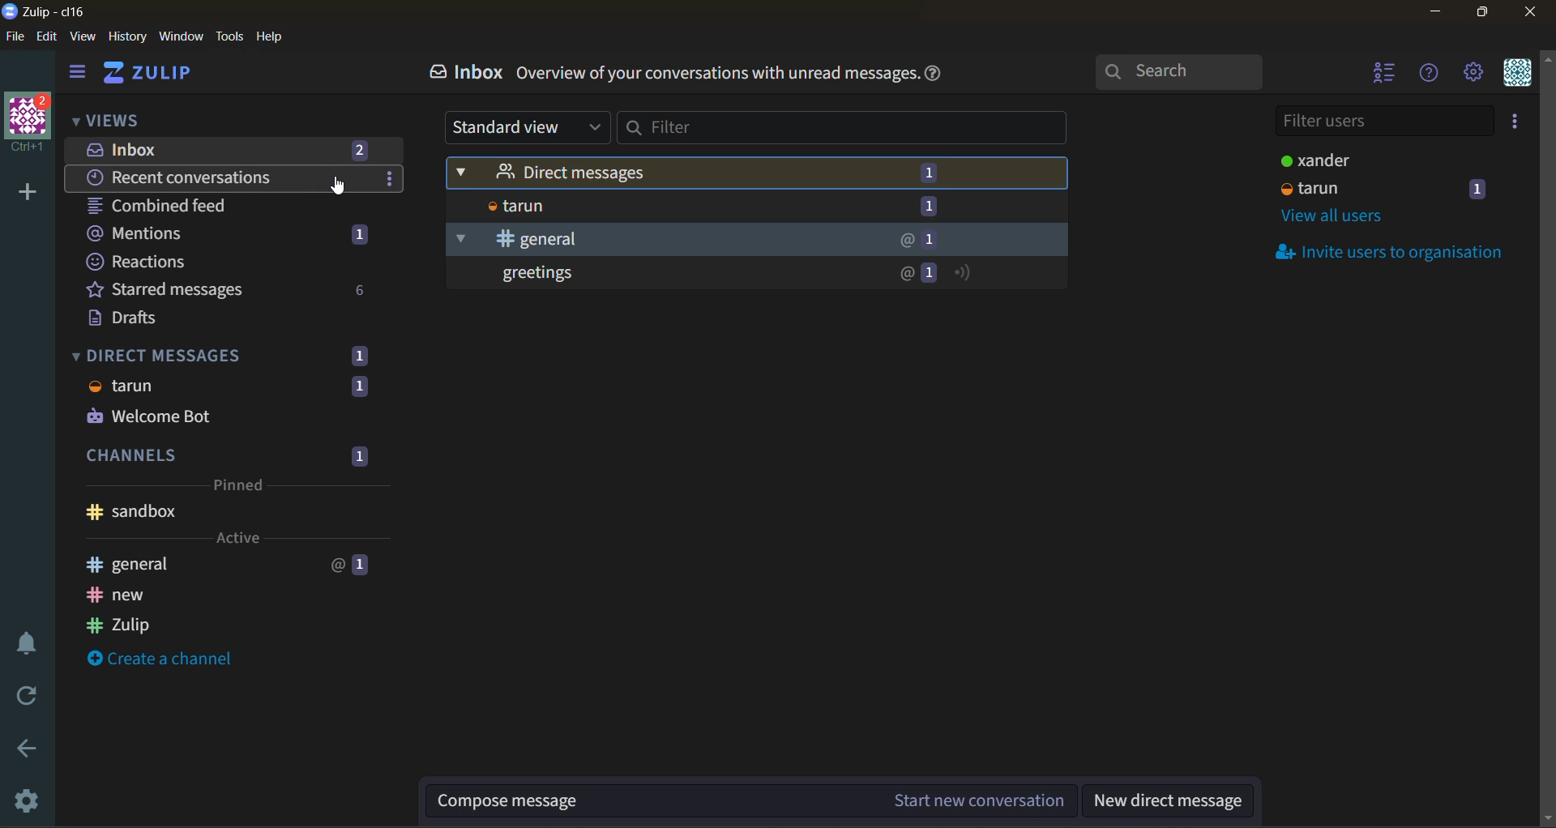 This screenshot has height=828, width=1556. Describe the element at coordinates (238, 150) in the screenshot. I see `inbox` at that location.